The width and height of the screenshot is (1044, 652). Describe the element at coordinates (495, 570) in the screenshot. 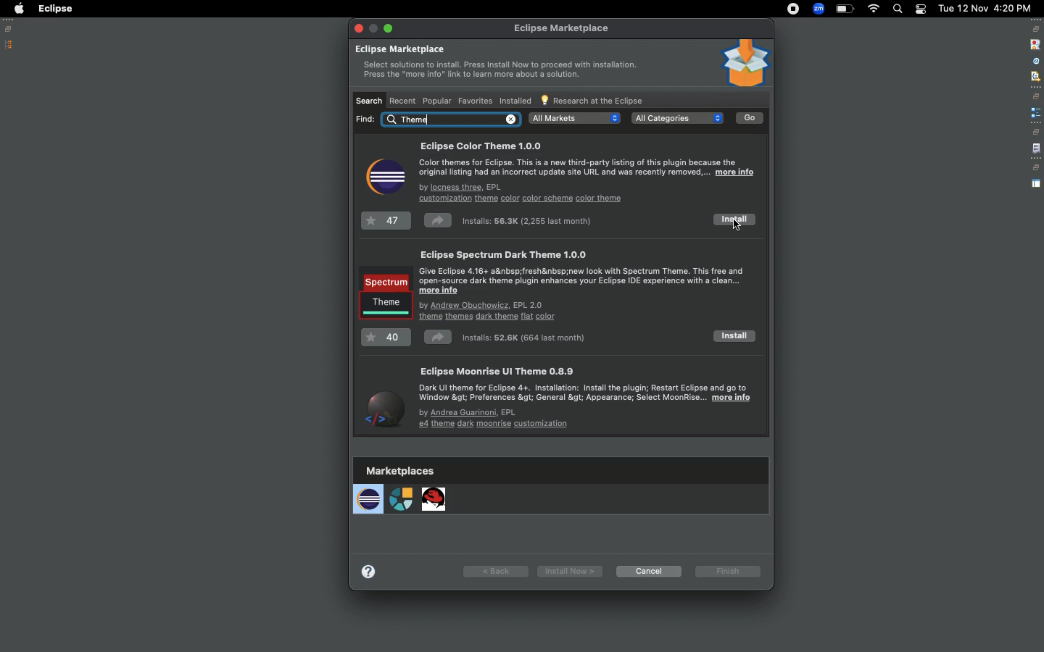

I see `Back` at that location.